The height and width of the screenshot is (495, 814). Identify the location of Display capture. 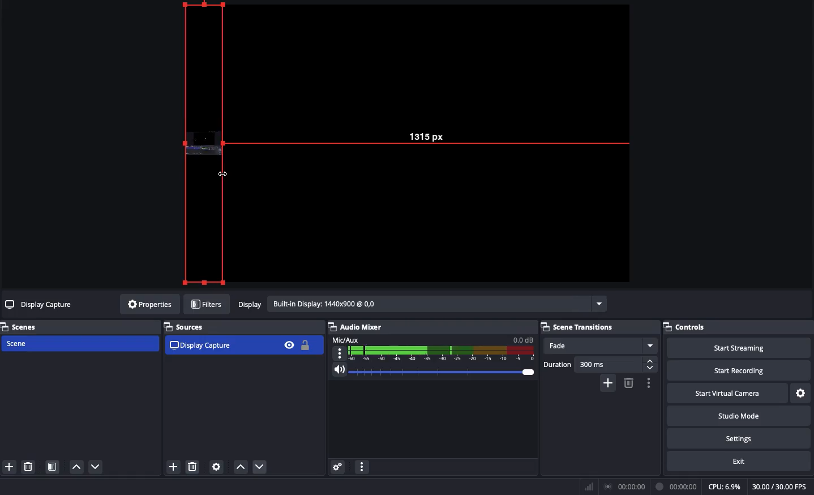
(202, 345).